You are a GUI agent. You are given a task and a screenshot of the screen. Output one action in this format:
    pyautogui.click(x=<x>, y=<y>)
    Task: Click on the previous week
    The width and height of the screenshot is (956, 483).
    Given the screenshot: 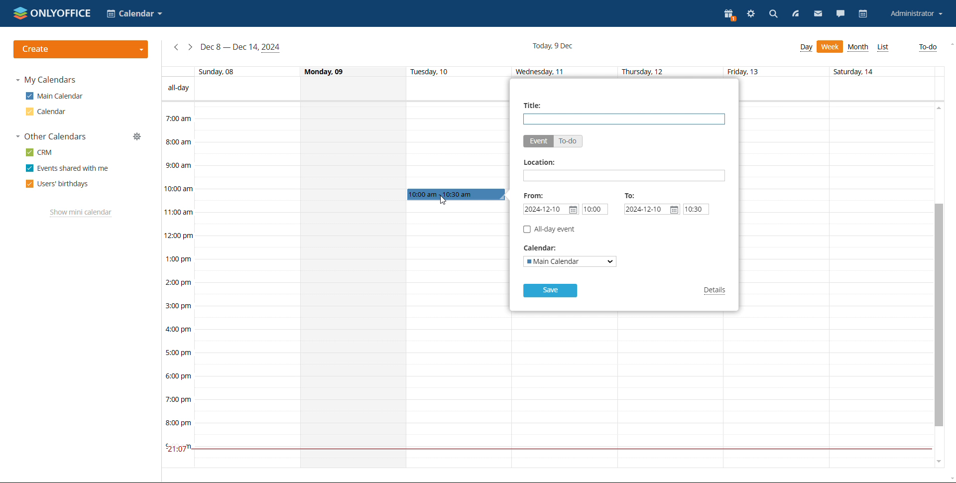 What is the action you would take?
    pyautogui.click(x=176, y=47)
    